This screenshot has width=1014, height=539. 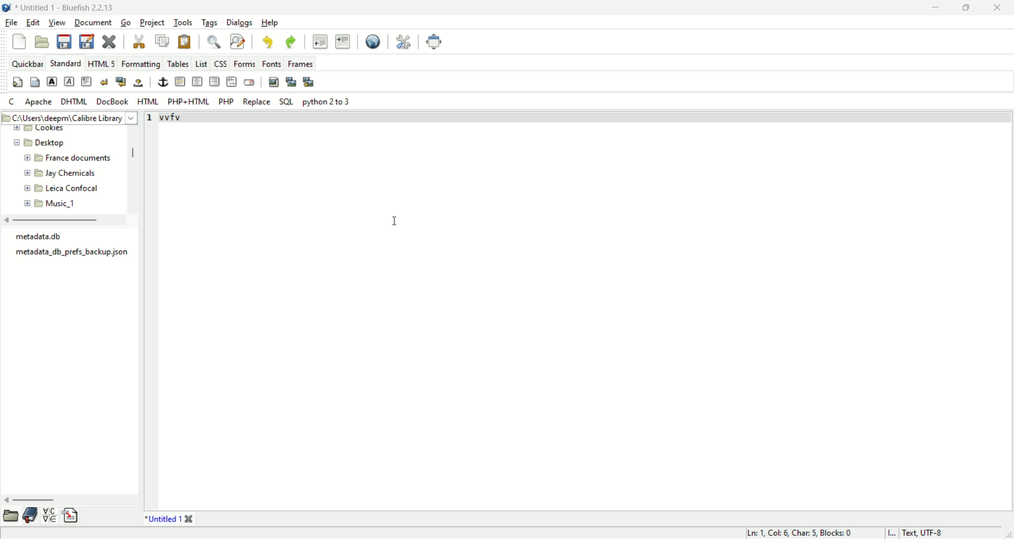 What do you see at coordinates (273, 63) in the screenshot?
I see `fonts` at bounding box center [273, 63].